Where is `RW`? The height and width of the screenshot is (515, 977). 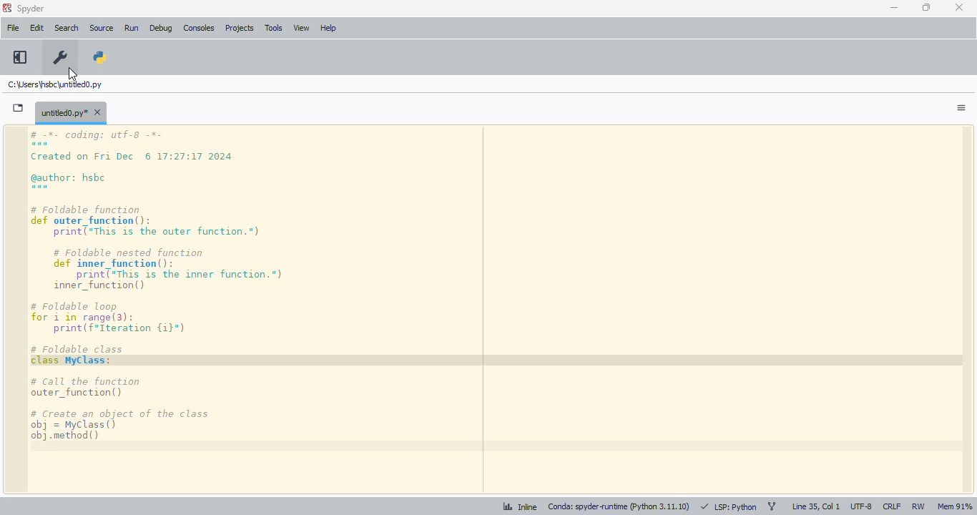 RW is located at coordinates (918, 506).